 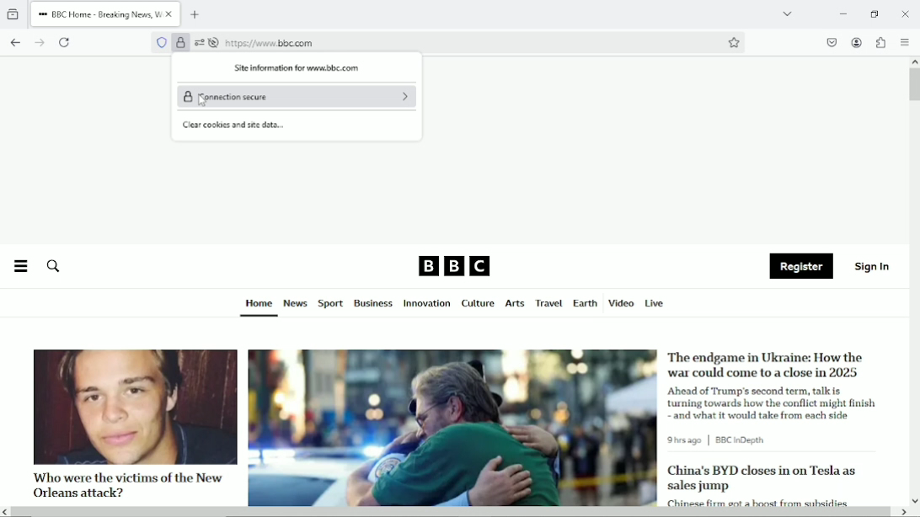 I want to click on Bookmark this page, so click(x=733, y=42).